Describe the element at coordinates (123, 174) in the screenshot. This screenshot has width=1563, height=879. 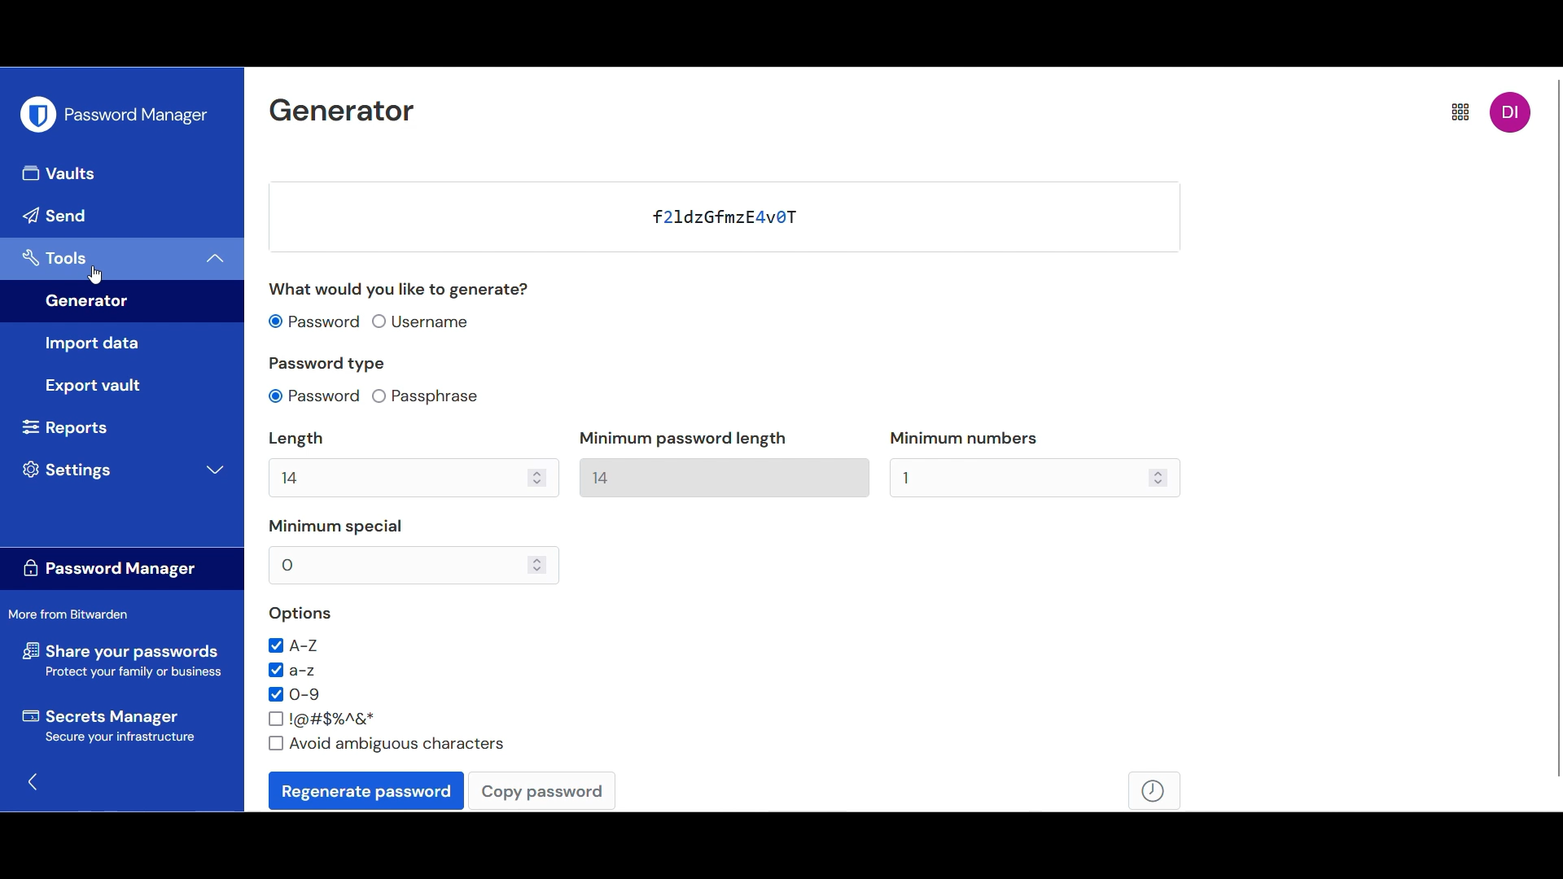
I see `Vaults, current section highlighted` at that location.